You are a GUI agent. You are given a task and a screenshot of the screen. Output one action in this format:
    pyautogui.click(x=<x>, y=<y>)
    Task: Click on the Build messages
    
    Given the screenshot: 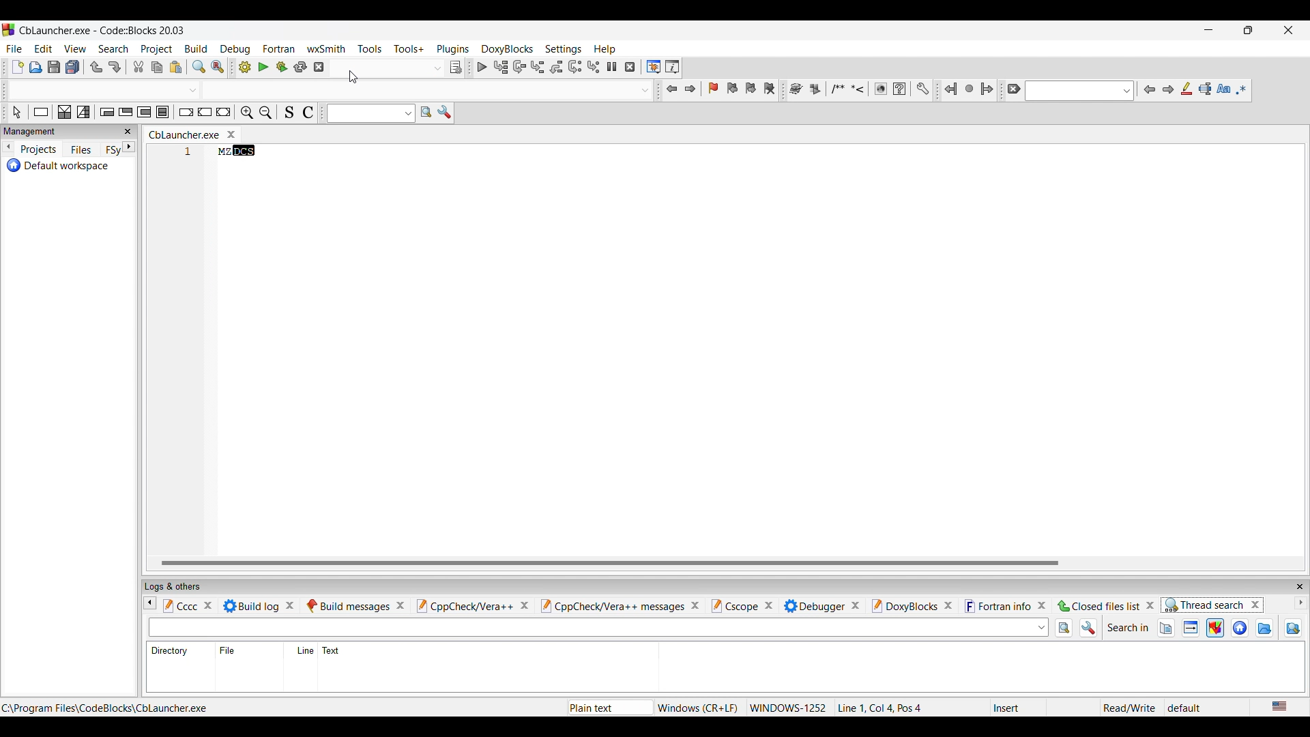 What is the action you would take?
    pyautogui.click(x=347, y=606)
    